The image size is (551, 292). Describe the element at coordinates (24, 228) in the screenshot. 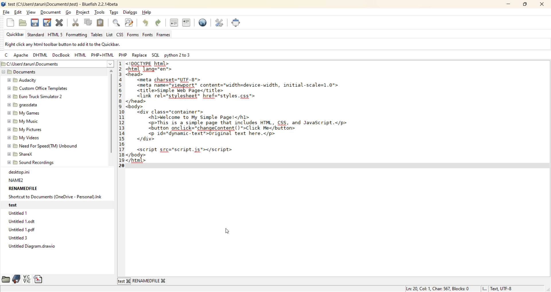

I see `Untitled 1 odf` at that location.